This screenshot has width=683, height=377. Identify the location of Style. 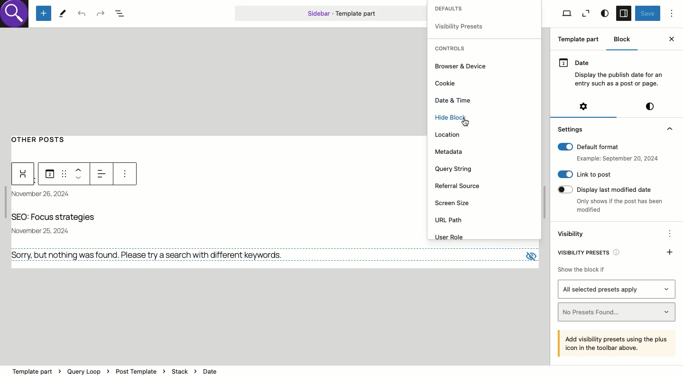
(650, 106).